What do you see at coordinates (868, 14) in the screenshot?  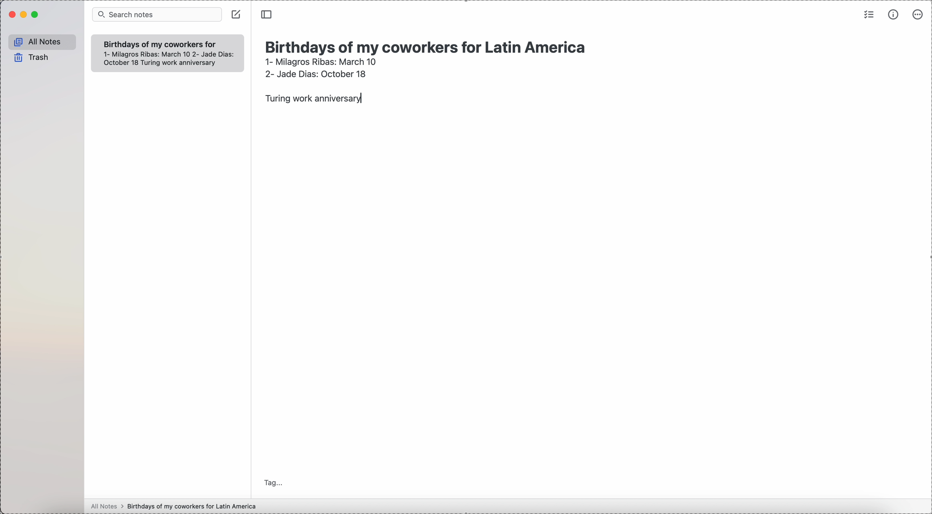 I see `check list` at bounding box center [868, 14].